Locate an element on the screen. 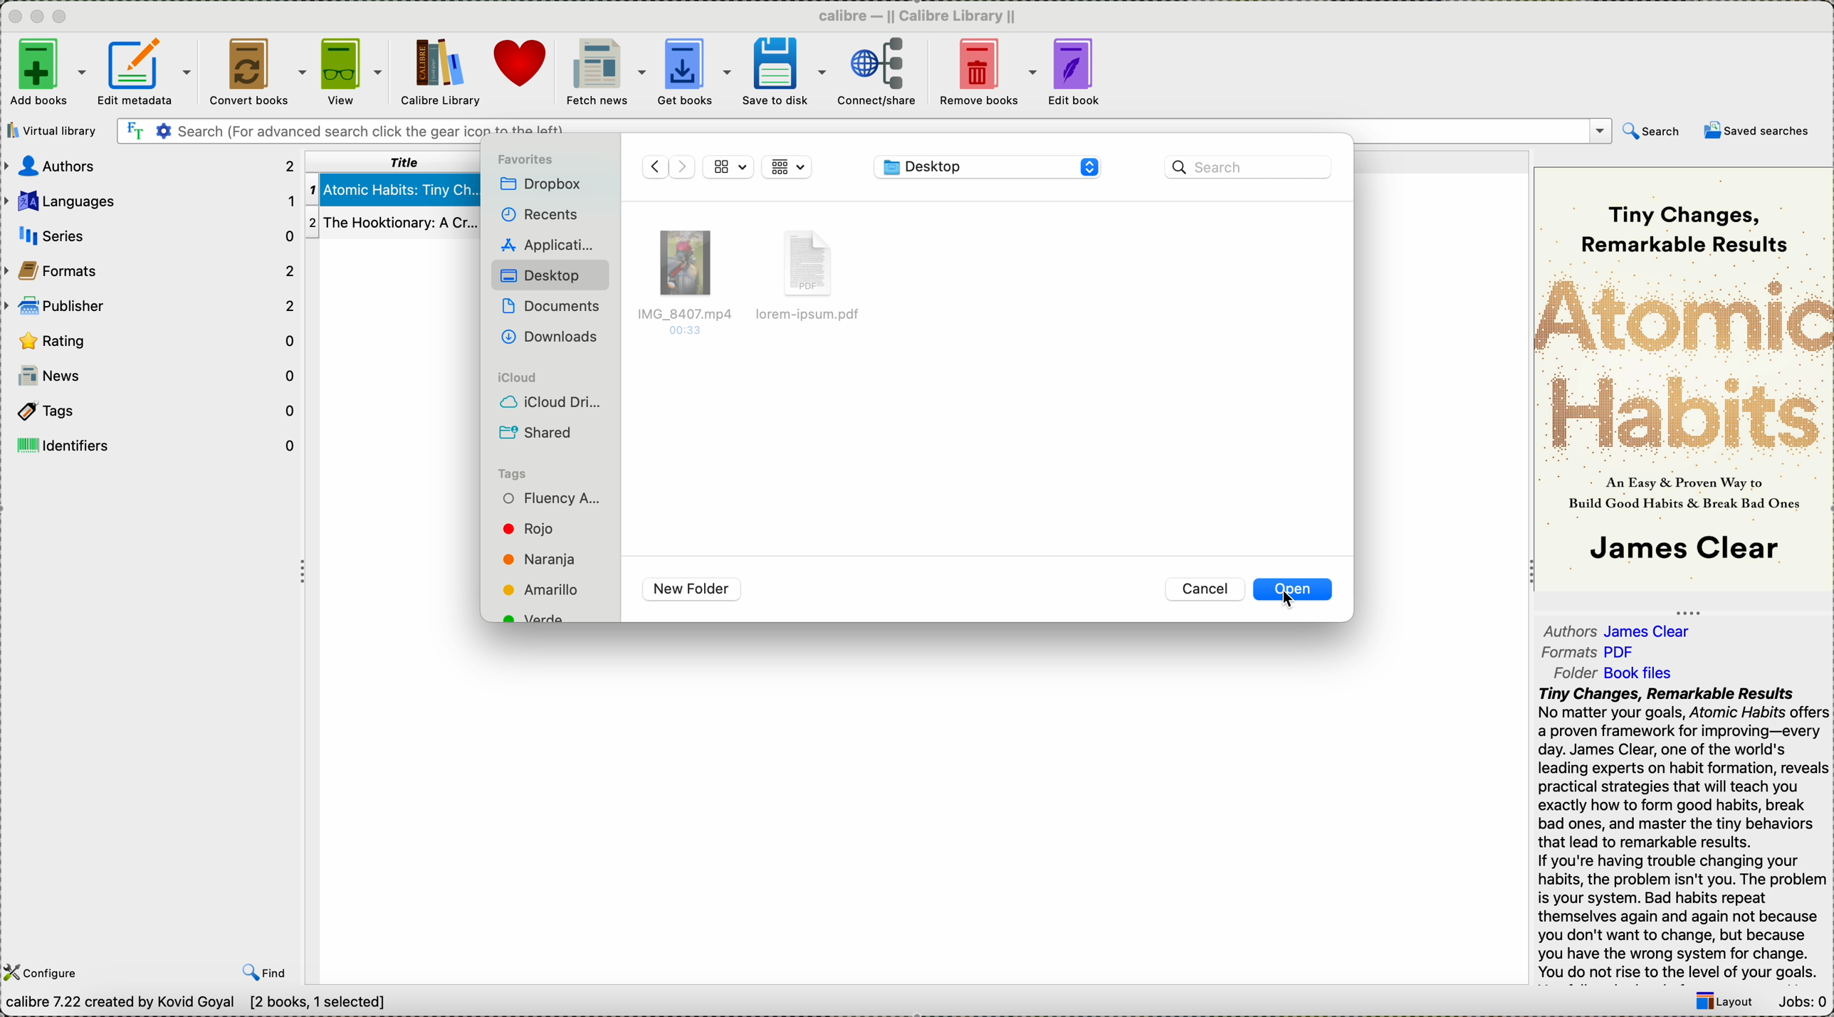 Image resolution: width=1834 pixels, height=1017 pixels. formats is located at coordinates (1592, 653).